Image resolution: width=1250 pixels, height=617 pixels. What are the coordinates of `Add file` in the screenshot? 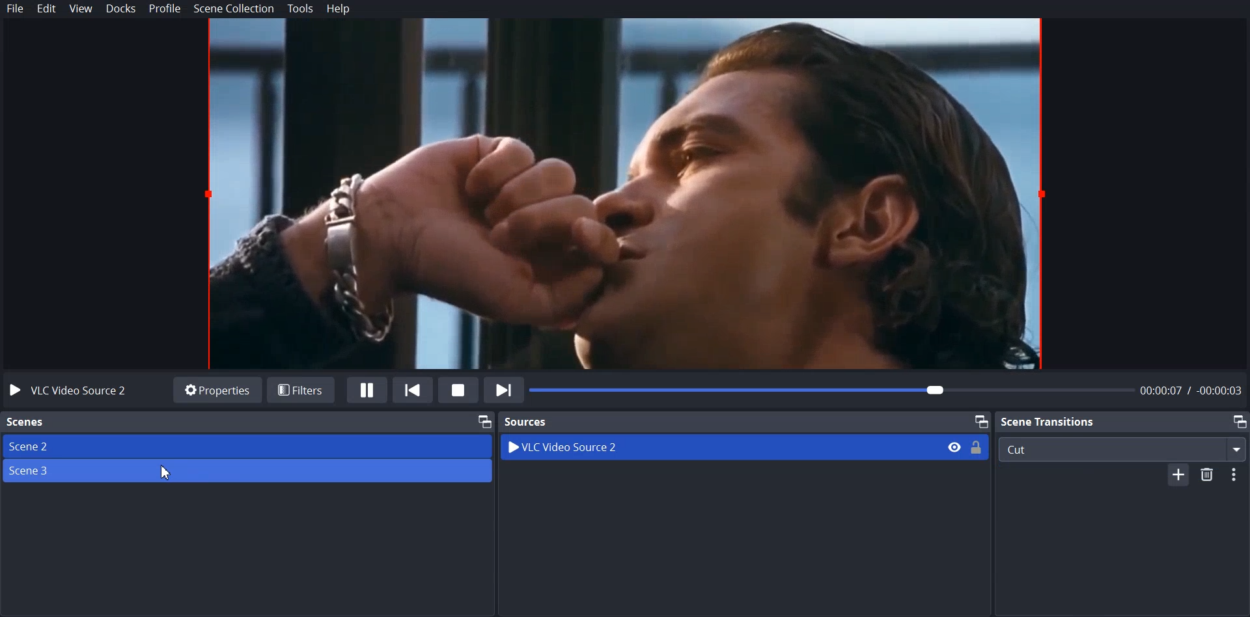 It's located at (1175, 475).